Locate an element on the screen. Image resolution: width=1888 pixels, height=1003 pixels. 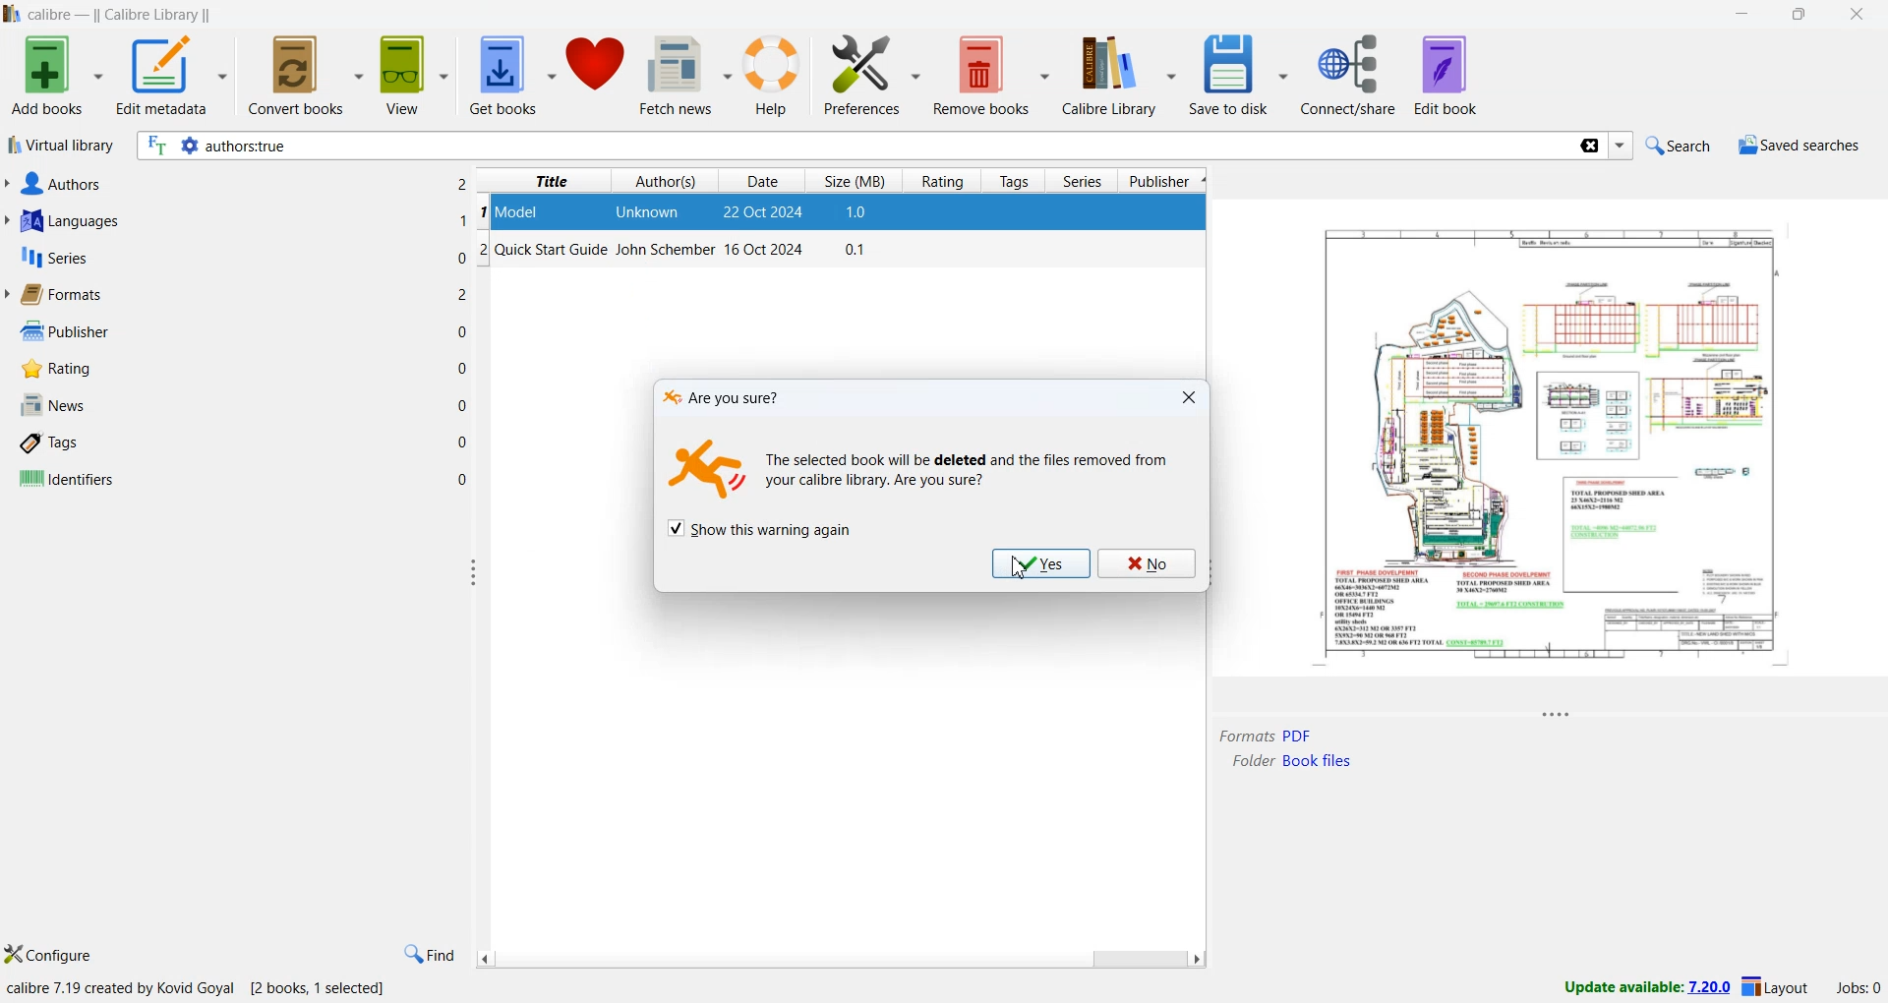
0 is located at coordinates (464, 405).